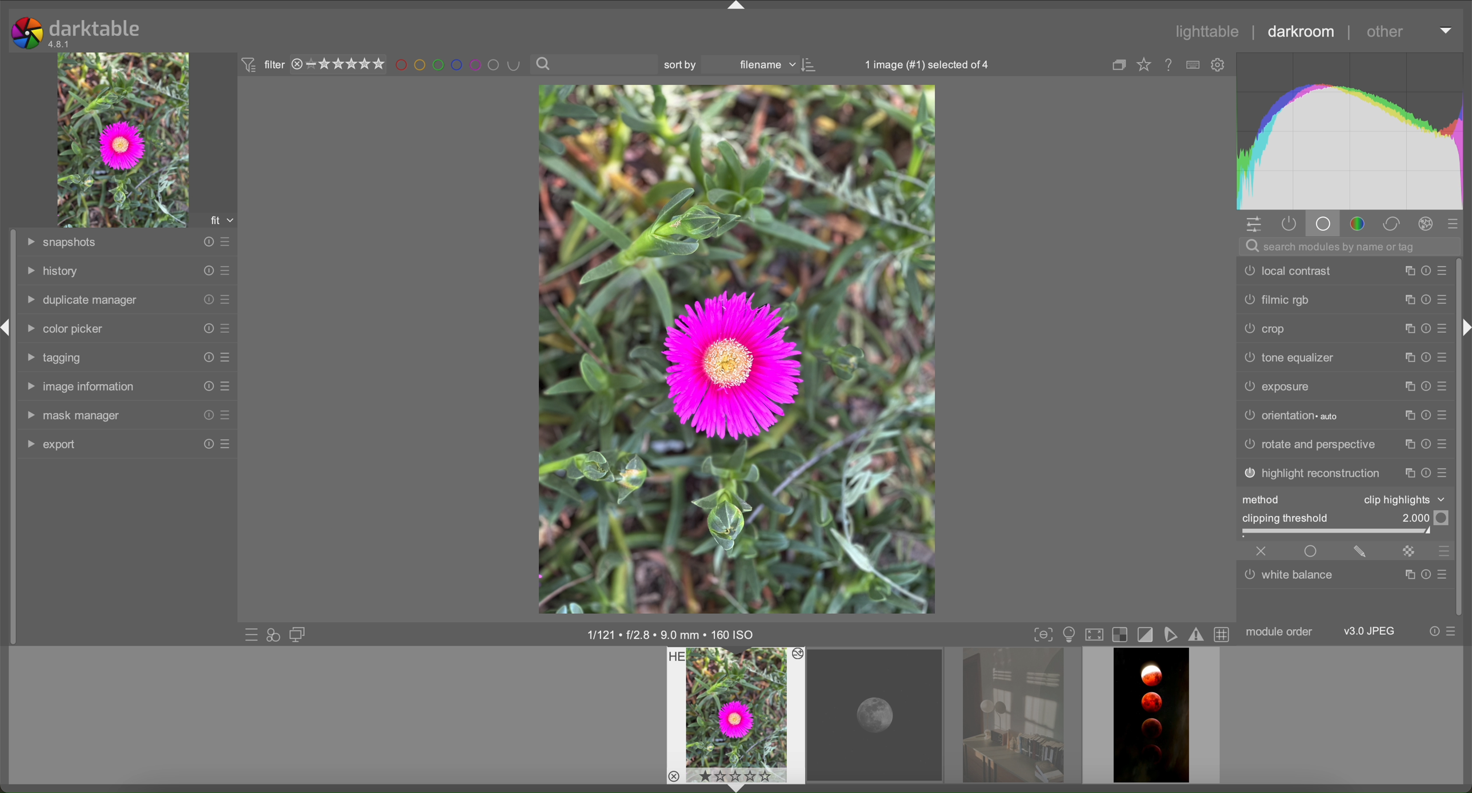  I want to click on filter, so click(260, 65).